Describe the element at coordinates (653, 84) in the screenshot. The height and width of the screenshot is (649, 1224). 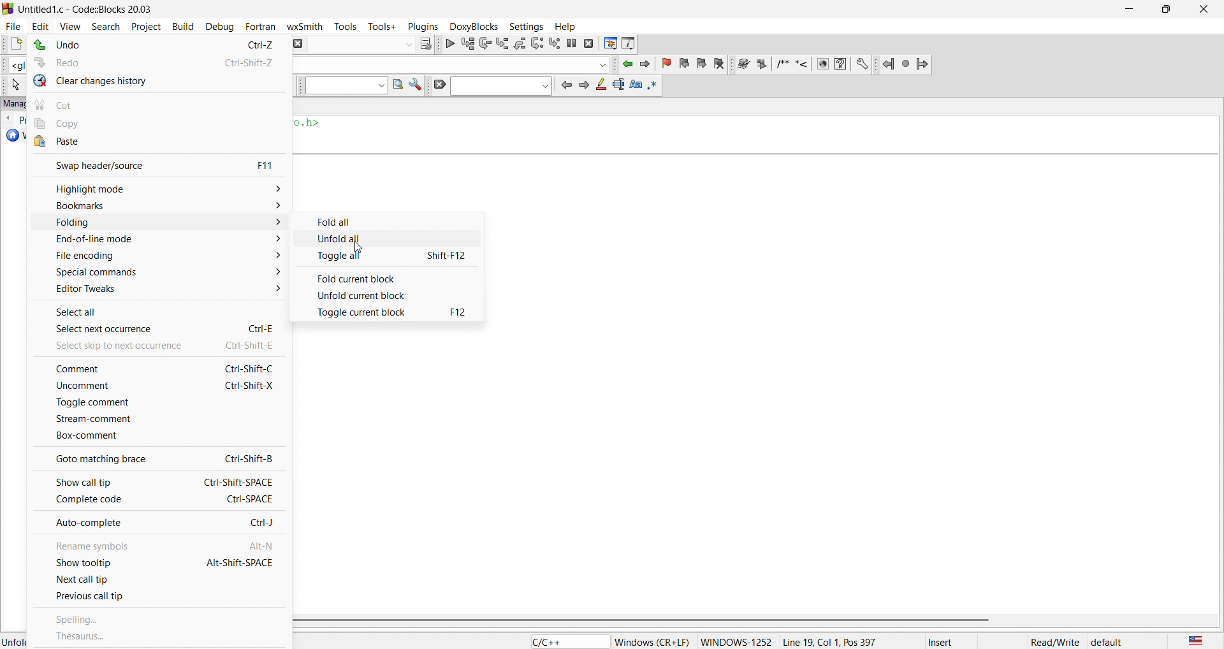
I see `use regex` at that location.